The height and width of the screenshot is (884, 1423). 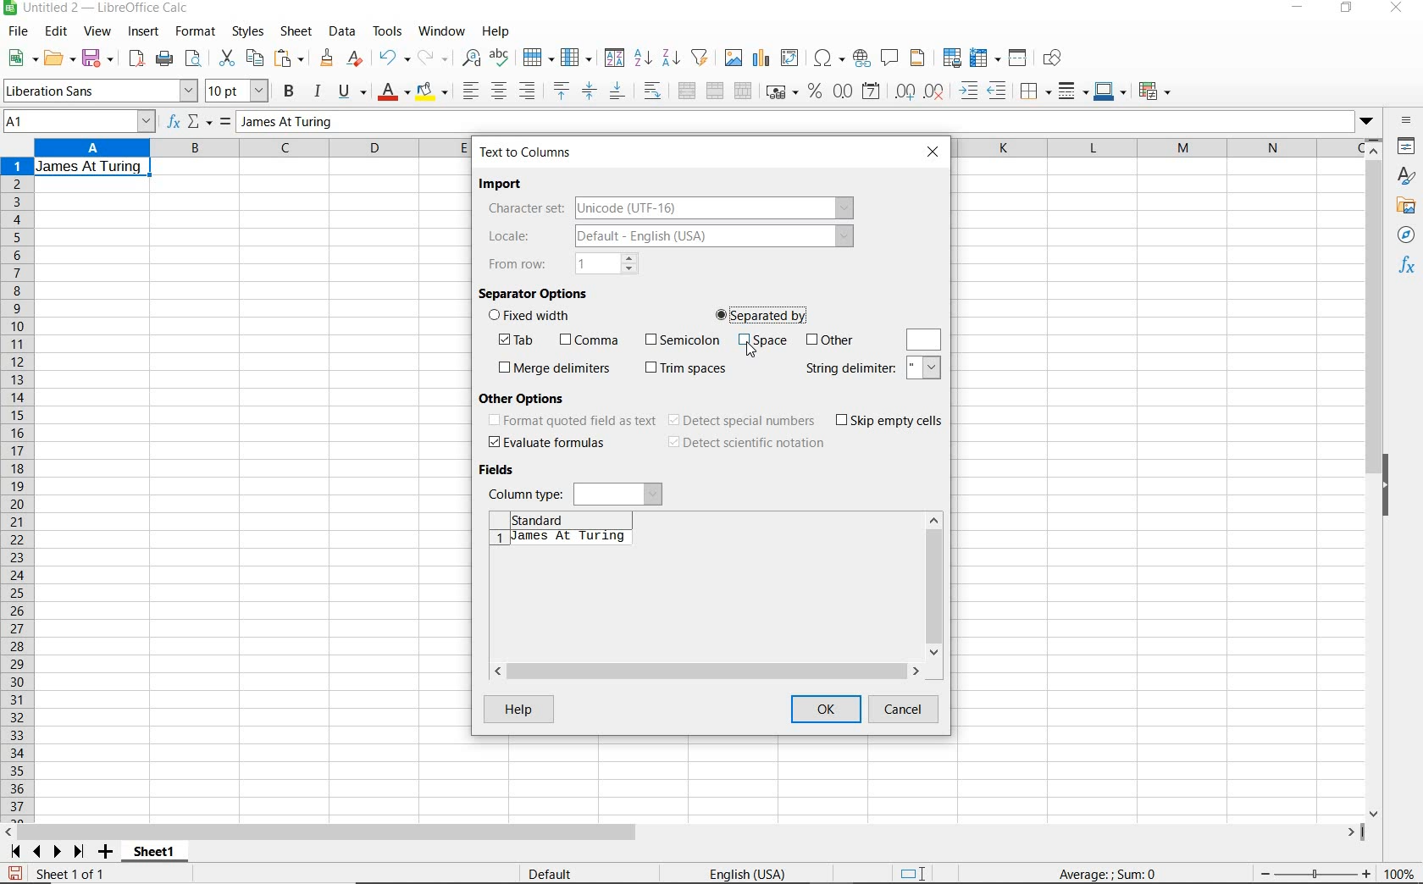 I want to click on space, so click(x=762, y=343).